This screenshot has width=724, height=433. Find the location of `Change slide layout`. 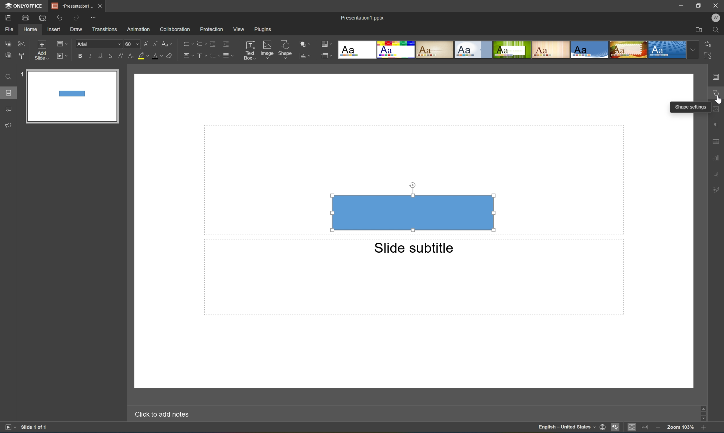

Change slide layout is located at coordinates (62, 43).